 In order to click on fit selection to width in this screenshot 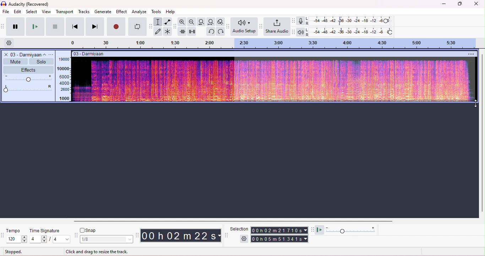, I will do `click(202, 22)`.